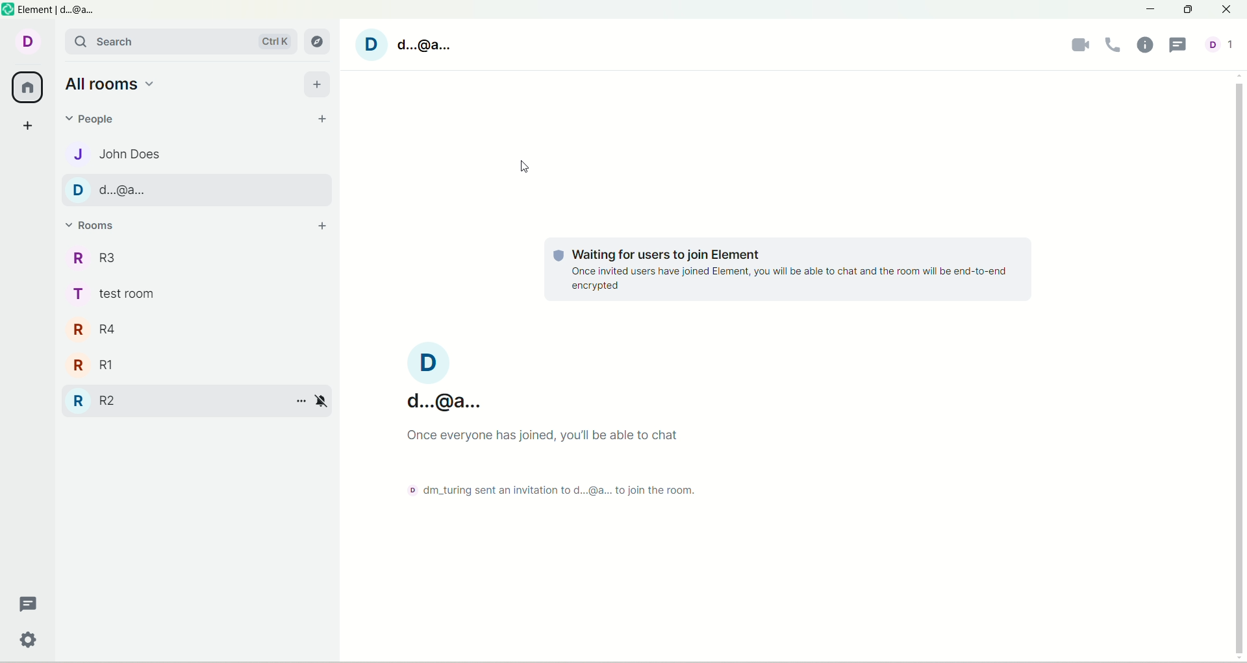 The image size is (1247, 663). I want to click on add, so click(318, 82).